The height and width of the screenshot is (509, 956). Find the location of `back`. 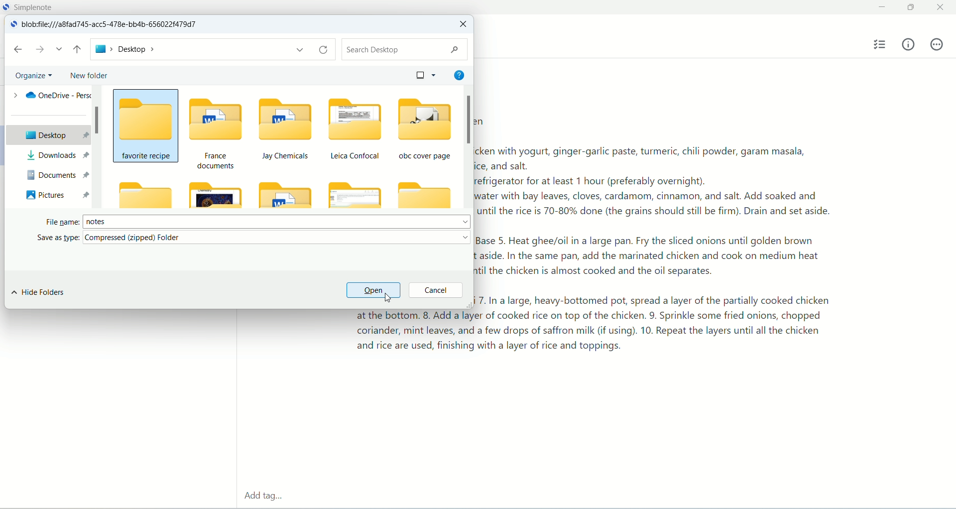

back is located at coordinates (17, 49).